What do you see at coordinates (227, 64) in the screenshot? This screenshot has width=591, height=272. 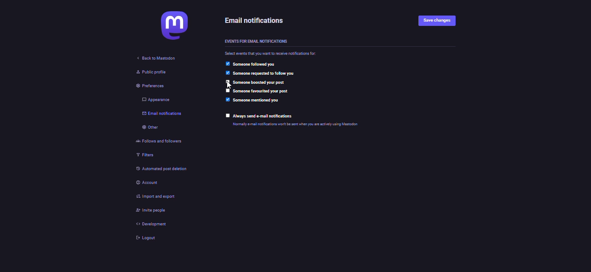 I see `enabled` at bounding box center [227, 64].